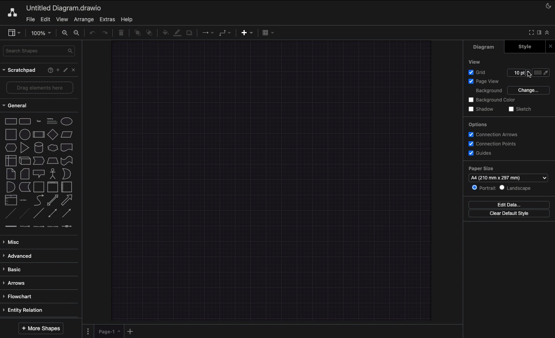 This screenshot has width=555, height=338. What do you see at coordinates (518, 189) in the screenshot?
I see `Landscape` at bounding box center [518, 189].